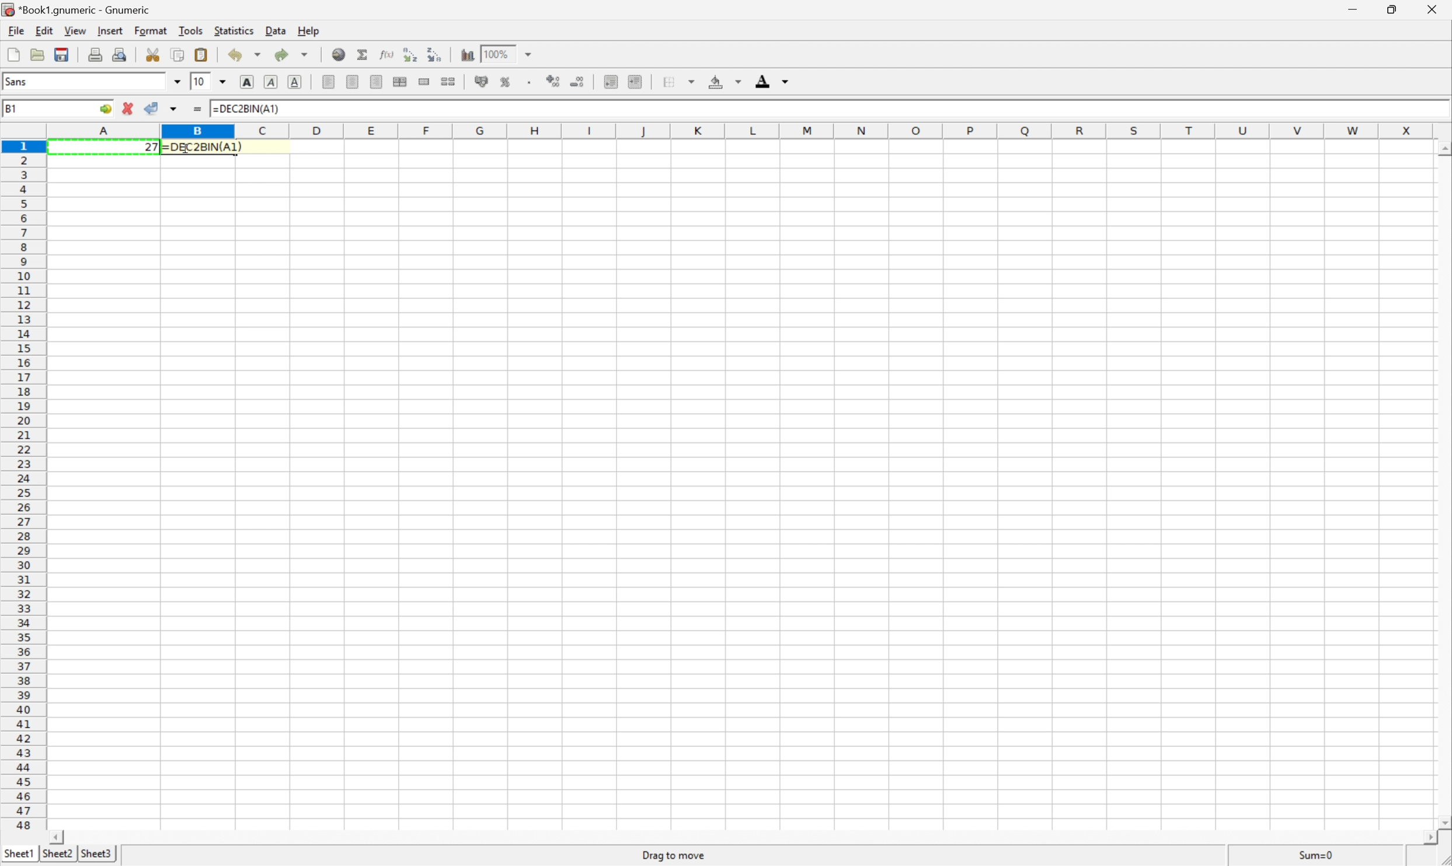 The height and width of the screenshot is (866, 1452). I want to click on Sheet3, so click(95, 855).